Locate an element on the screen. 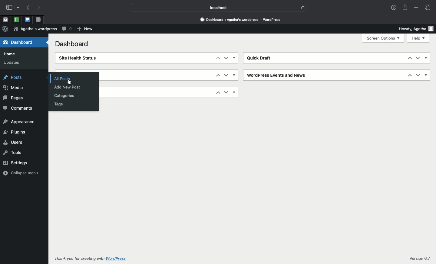 The width and height of the screenshot is (436, 264). Local host is located at coordinates (215, 8).